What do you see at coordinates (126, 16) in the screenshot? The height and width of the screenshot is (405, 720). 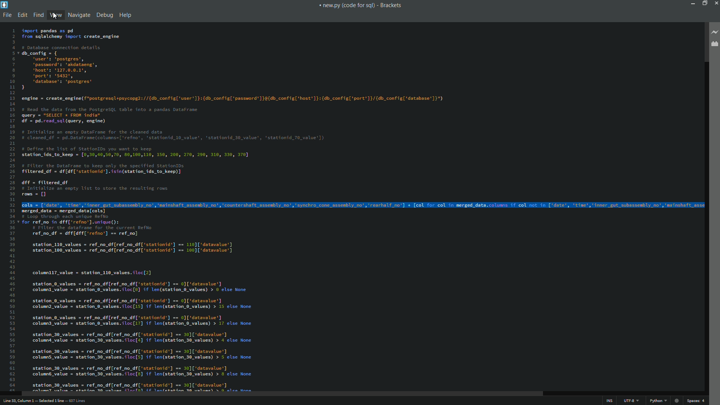 I see `help menu` at bounding box center [126, 16].